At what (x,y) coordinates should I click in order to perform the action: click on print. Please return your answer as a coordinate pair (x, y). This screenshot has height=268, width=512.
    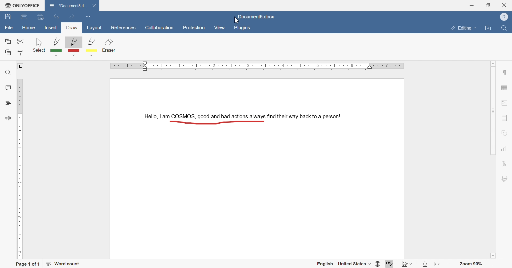
    Looking at the image, I should click on (23, 17).